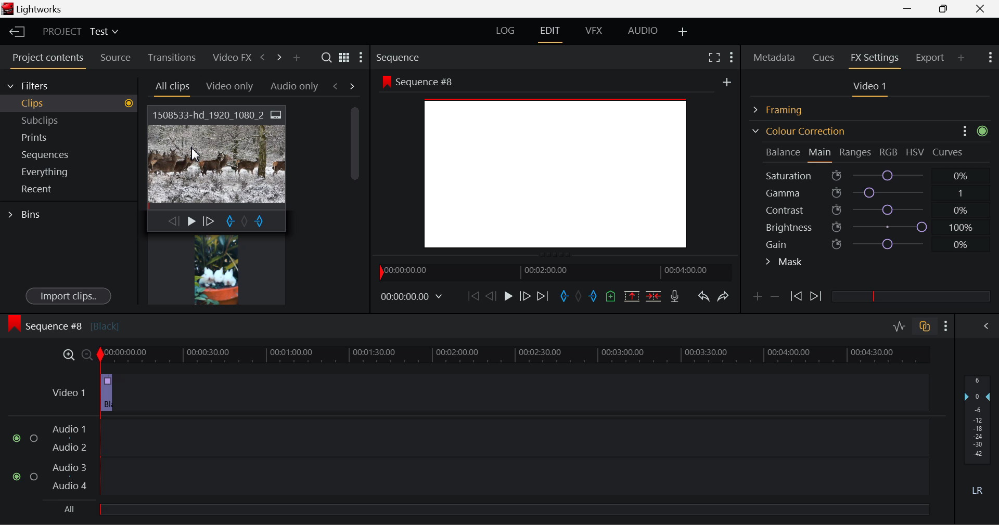 The image size is (999, 525). What do you see at coordinates (277, 57) in the screenshot?
I see `Next Panel` at bounding box center [277, 57].